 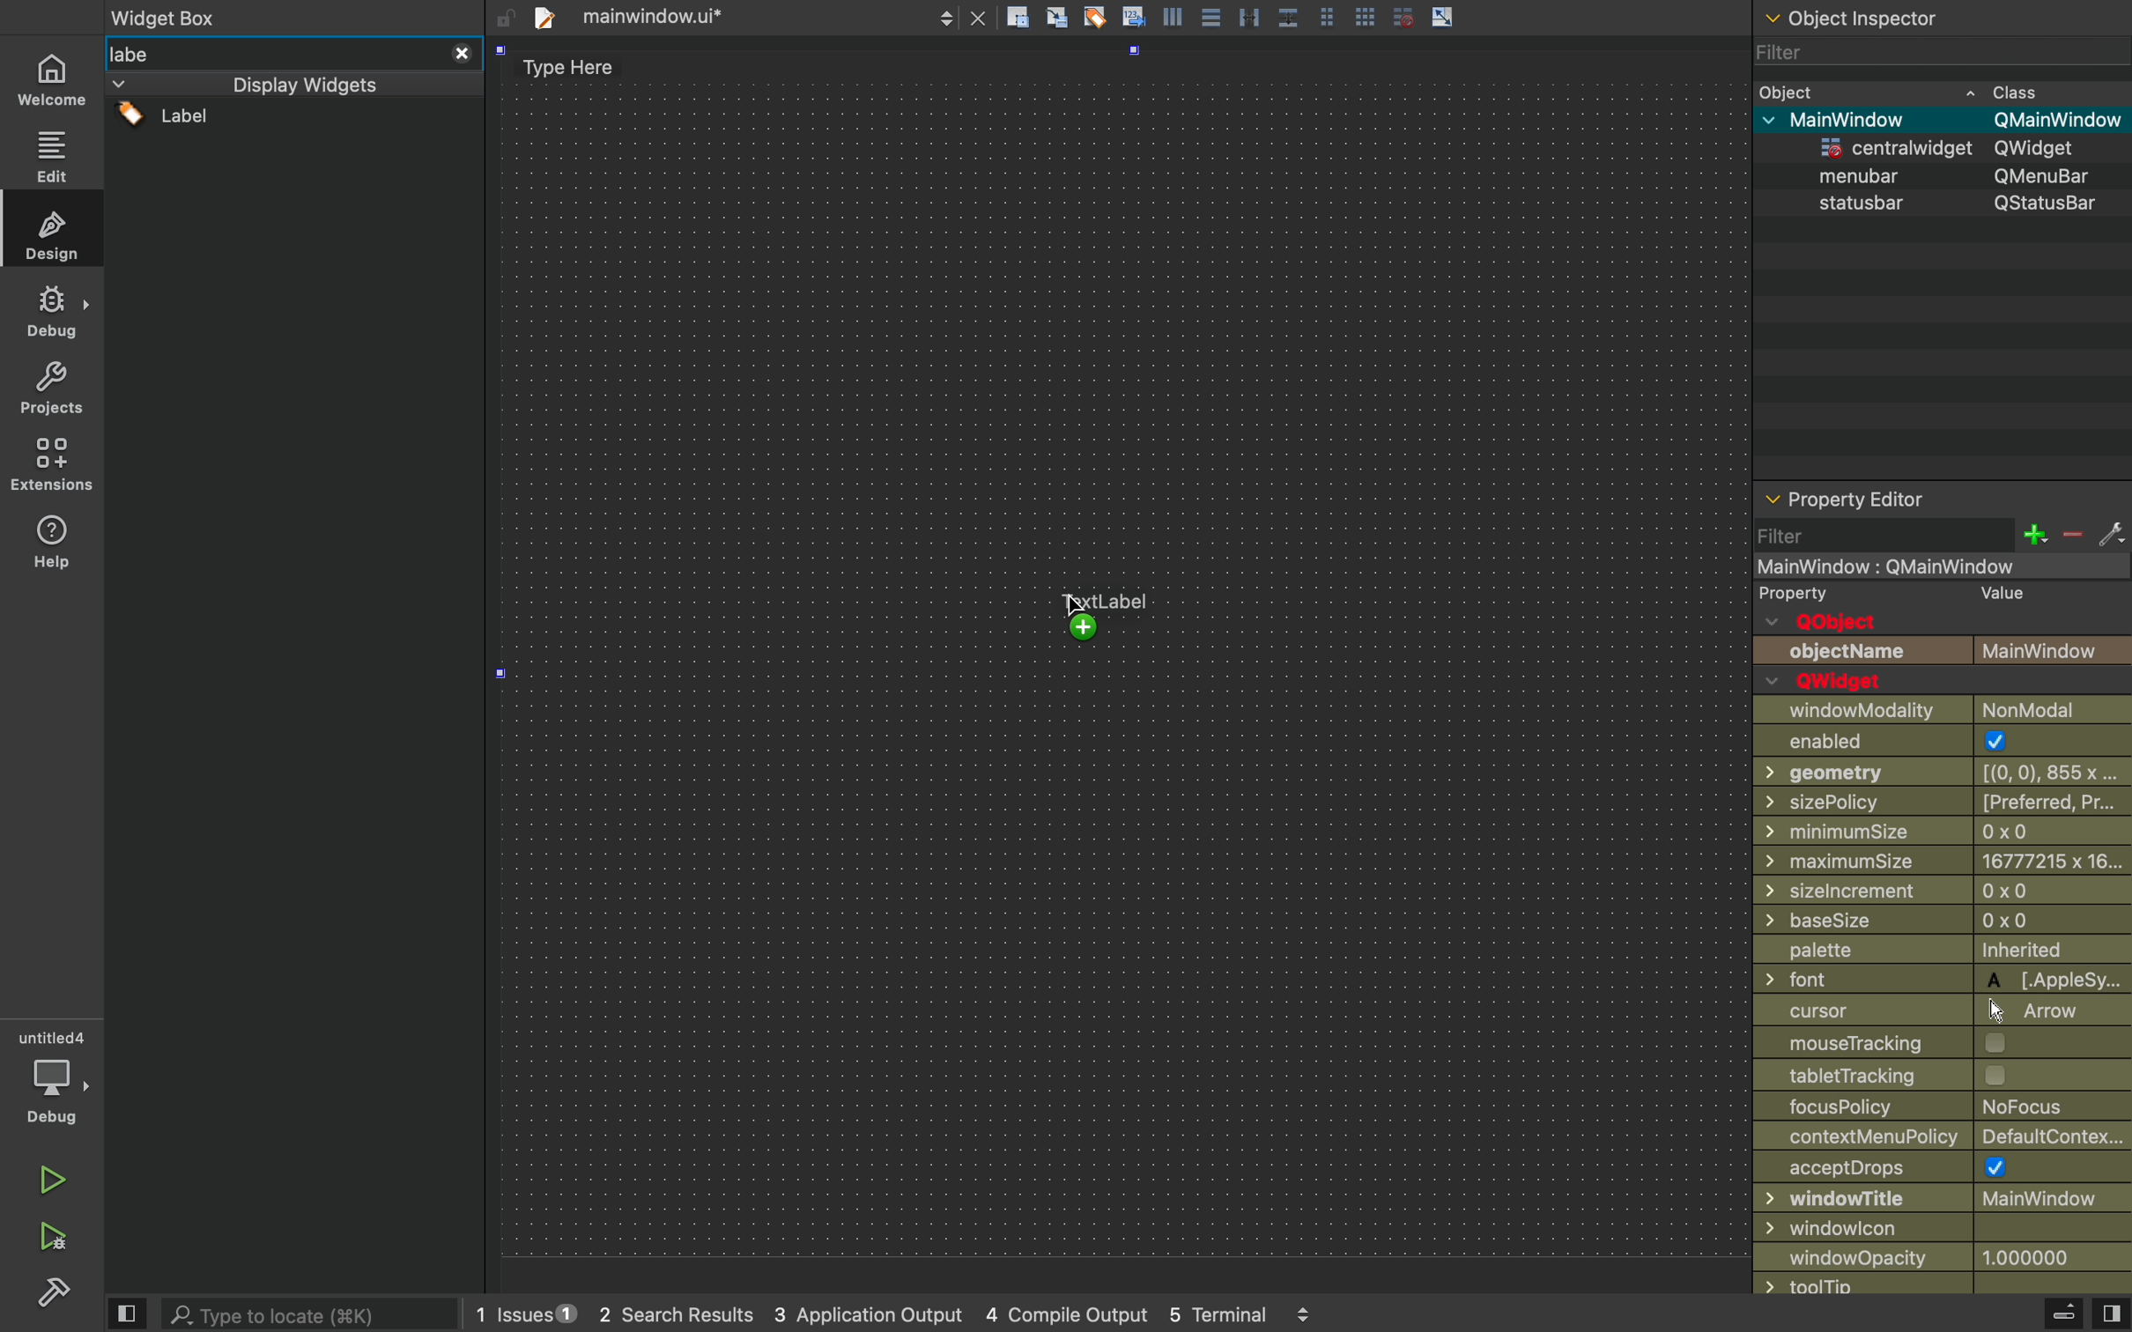 What do you see at coordinates (1100, 613) in the screenshot?
I see `widget being dragged` at bounding box center [1100, 613].